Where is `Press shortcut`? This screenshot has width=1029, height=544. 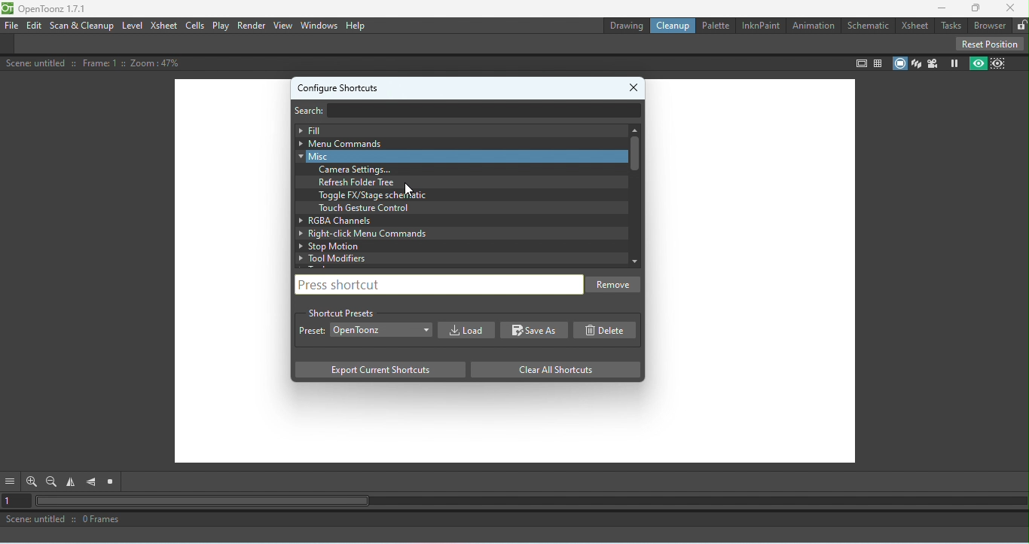
Press shortcut is located at coordinates (437, 283).